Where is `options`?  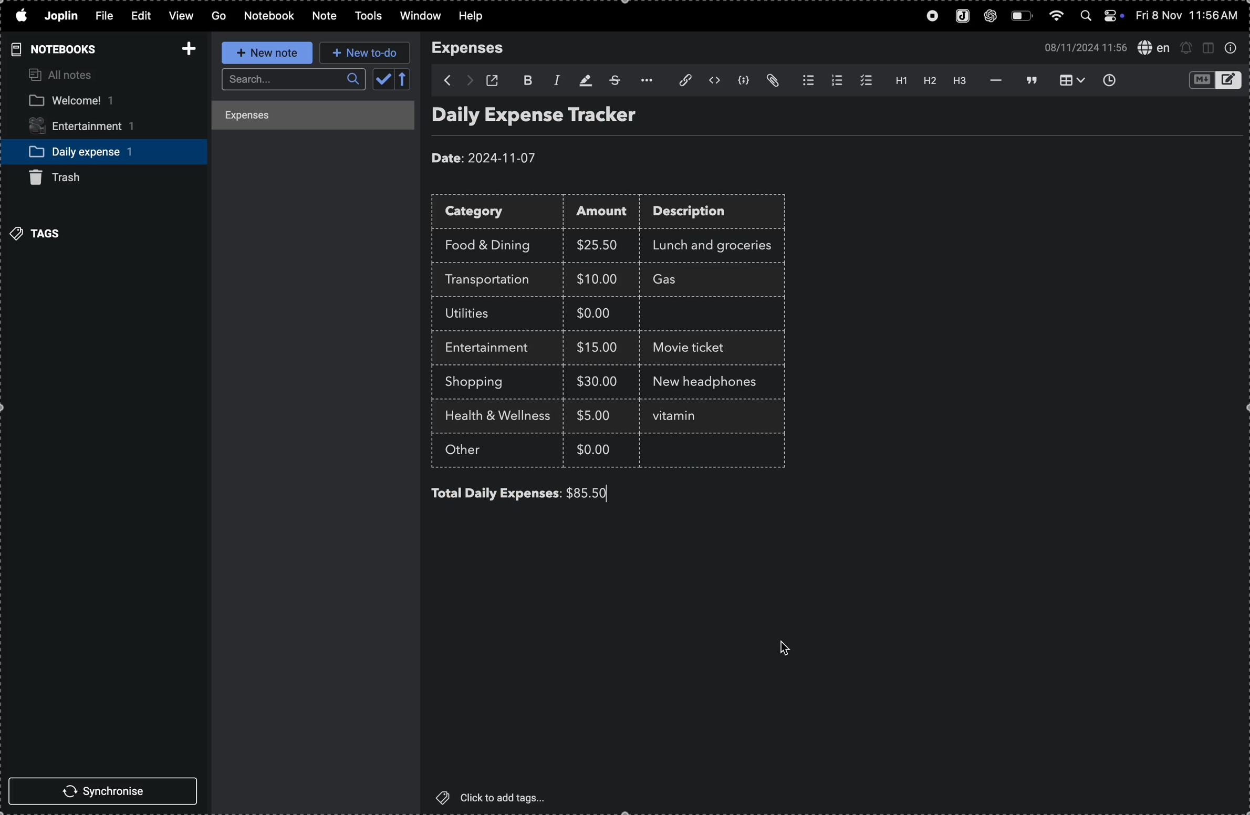 options is located at coordinates (643, 80).